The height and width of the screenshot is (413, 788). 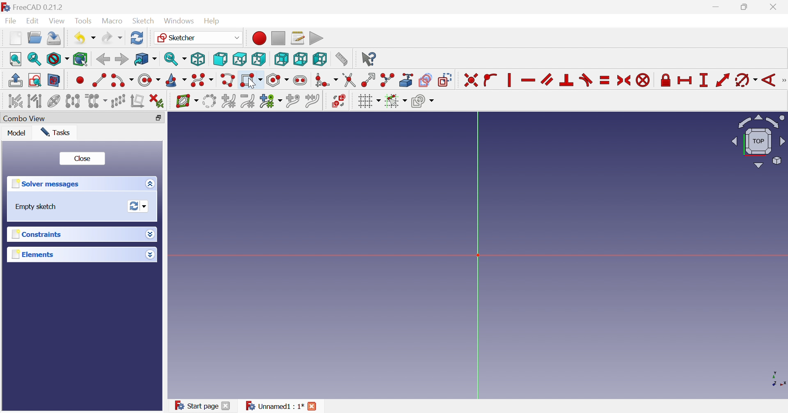 What do you see at coordinates (208, 101) in the screenshot?
I see `Convert geometry to B-spline` at bounding box center [208, 101].